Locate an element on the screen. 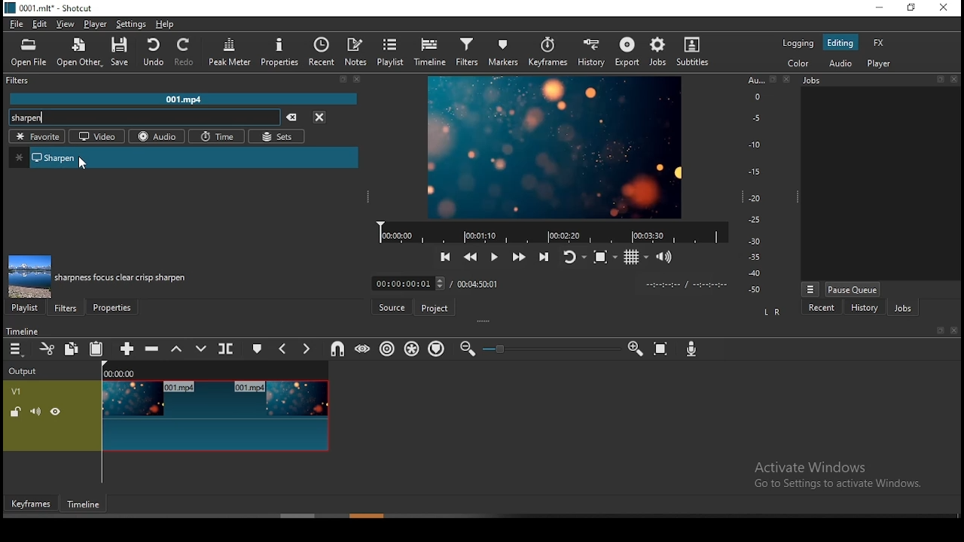  snap is located at coordinates (334, 349).